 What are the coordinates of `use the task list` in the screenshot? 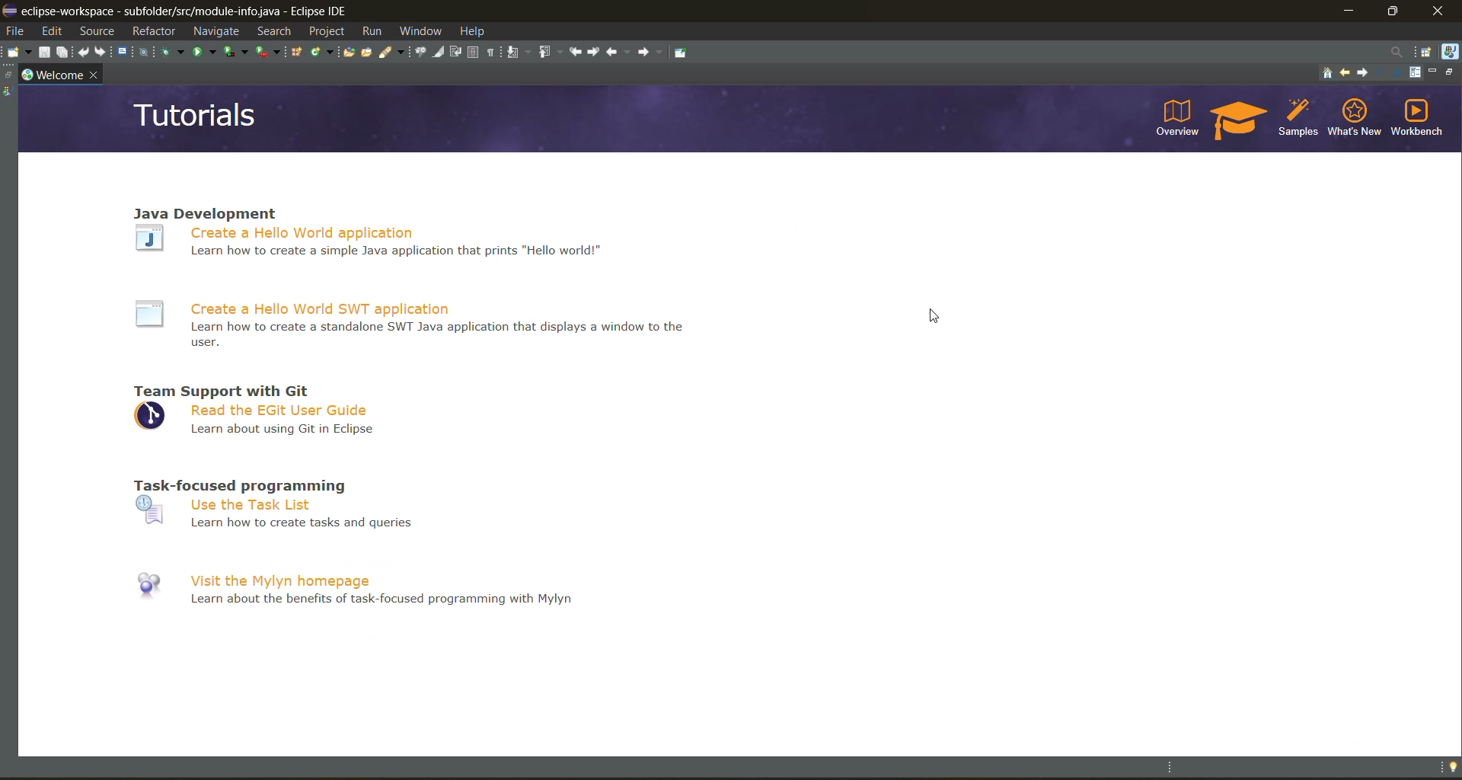 It's located at (273, 513).